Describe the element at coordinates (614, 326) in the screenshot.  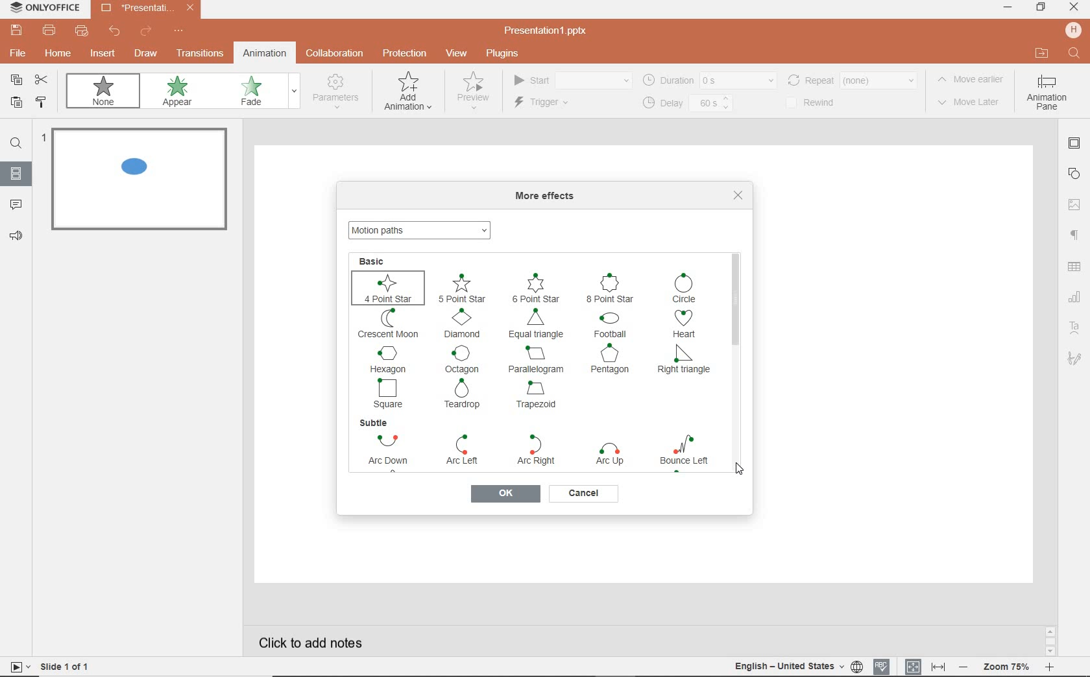
I see `FOOTBALL` at that location.